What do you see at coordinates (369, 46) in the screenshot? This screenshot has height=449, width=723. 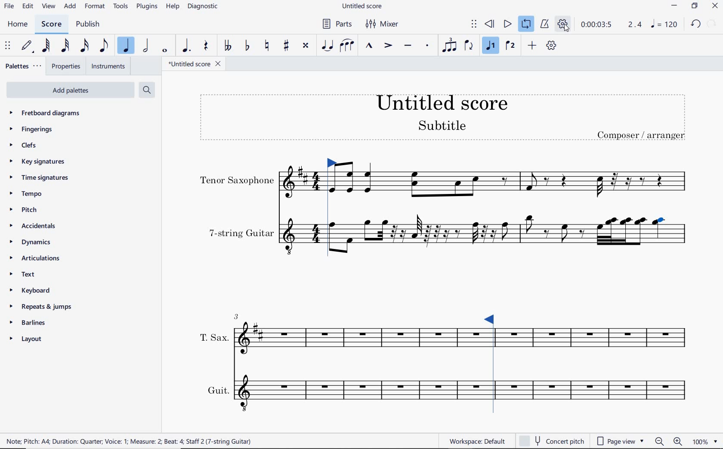 I see `MARCATO` at bounding box center [369, 46].